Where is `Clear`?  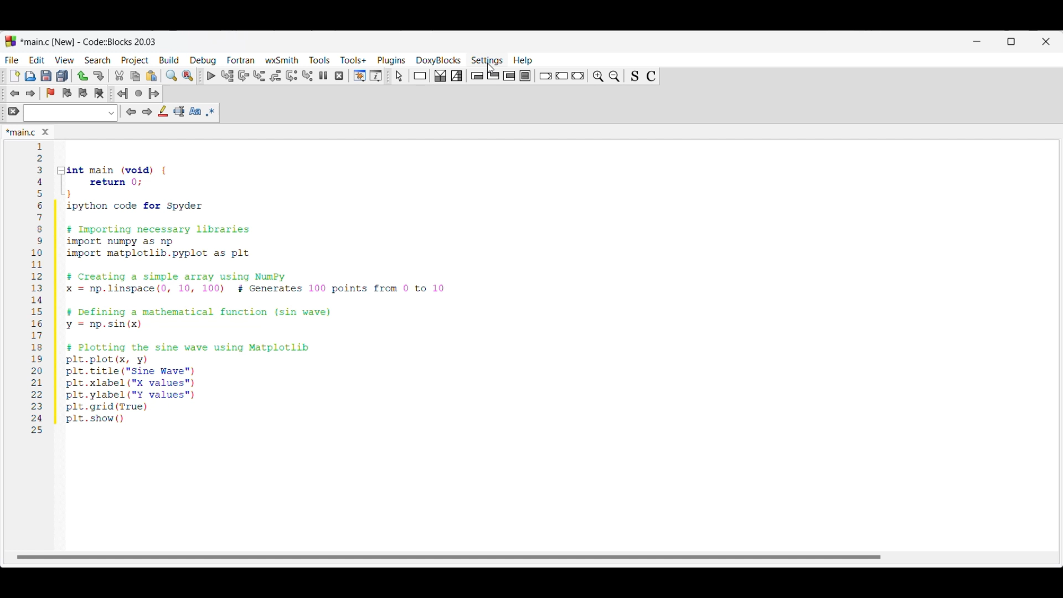
Clear is located at coordinates (14, 111).